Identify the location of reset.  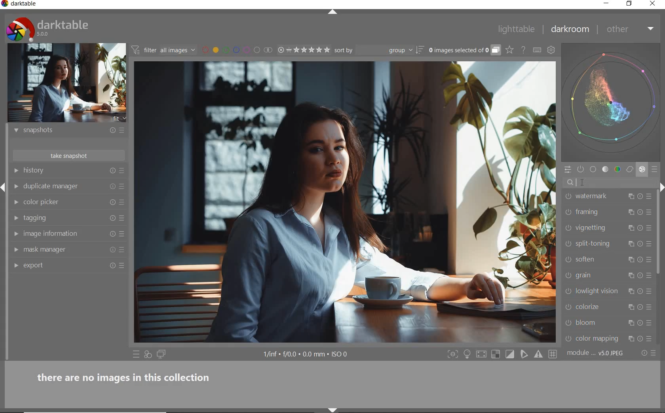
(641, 244).